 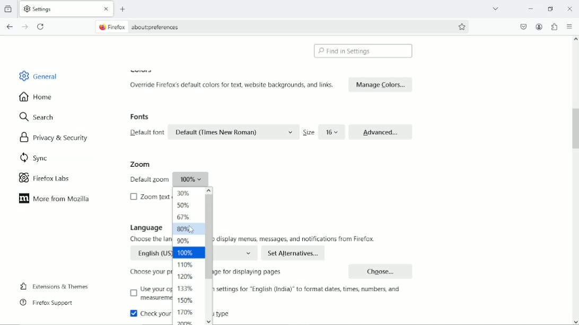 I want to click on Extensions & themes, so click(x=54, y=286).